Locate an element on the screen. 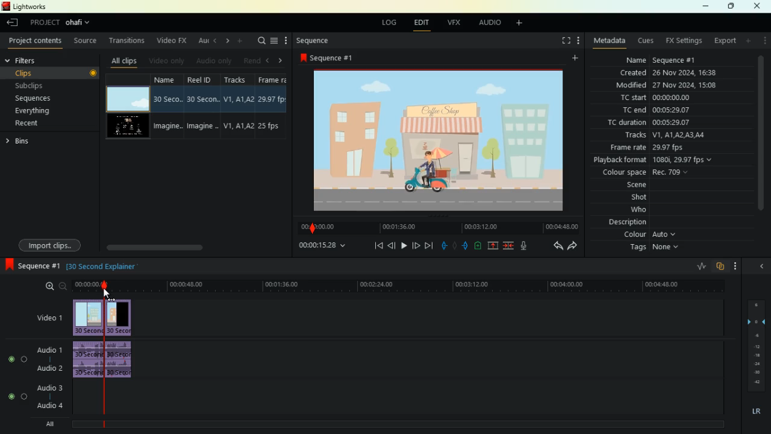  forward is located at coordinates (417, 245).